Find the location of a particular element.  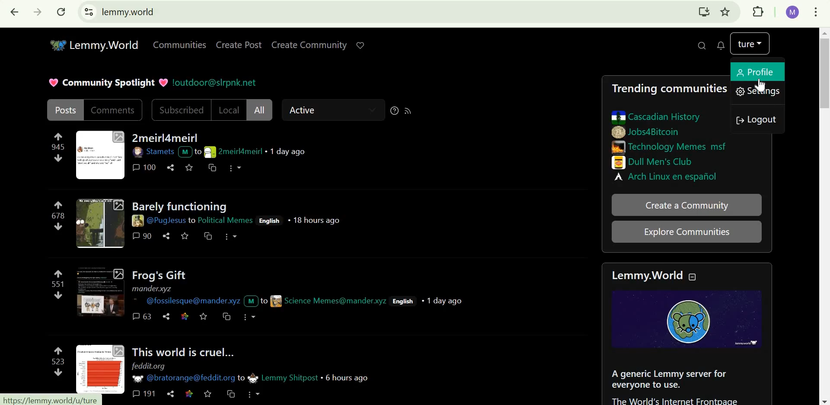

click to go back, hold to see history is located at coordinates (15, 13).